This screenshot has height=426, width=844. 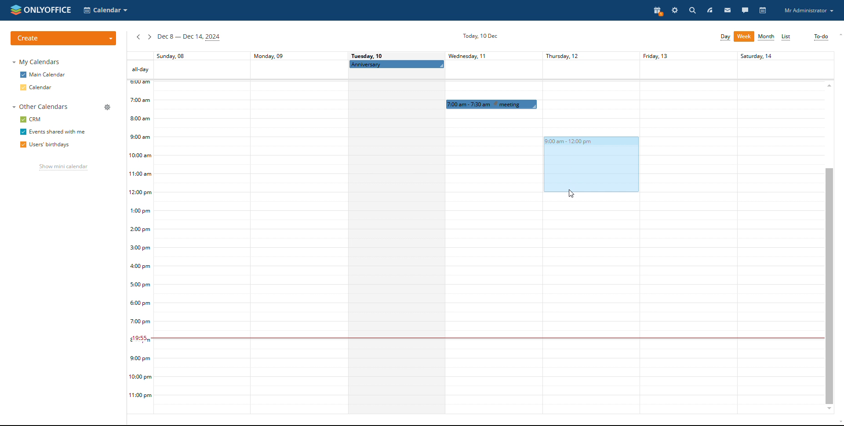 I want to click on scrollbar, so click(x=829, y=285).